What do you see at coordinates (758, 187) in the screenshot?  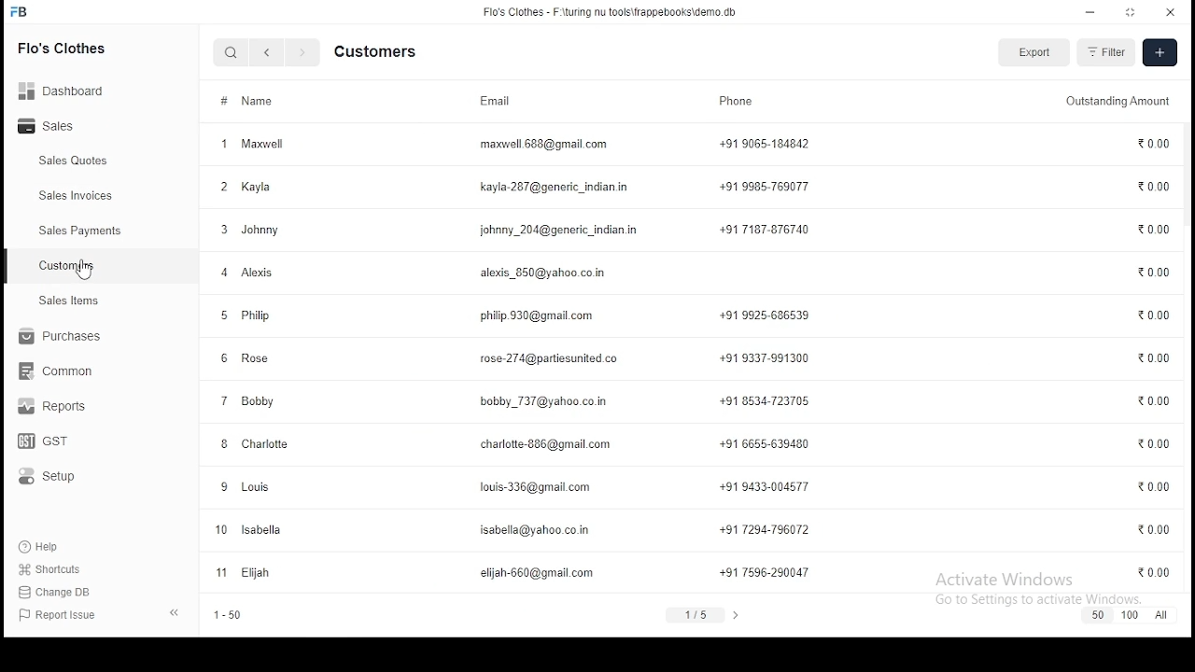 I see `+91 9985-769077` at bounding box center [758, 187].